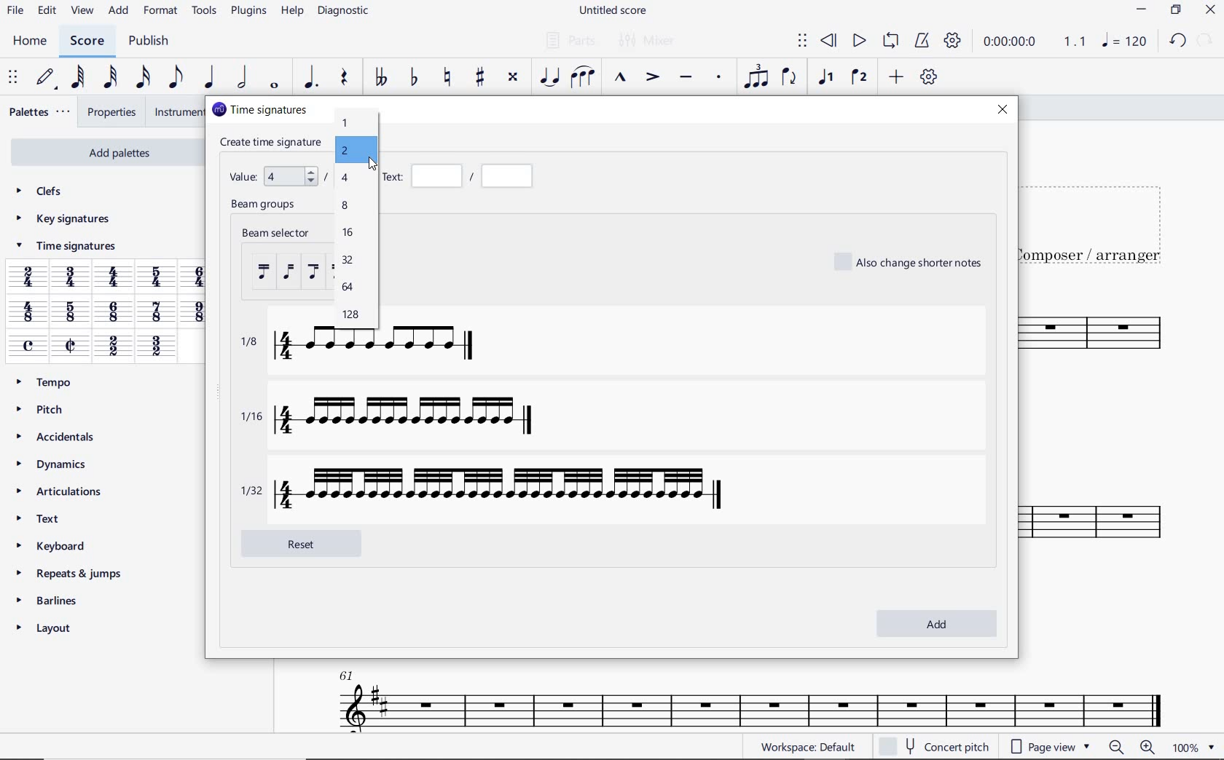  I want to click on 64, so click(347, 288).